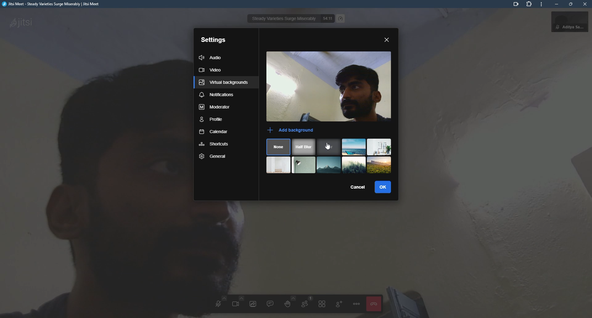 The width and height of the screenshot is (592, 318). Describe the element at coordinates (304, 147) in the screenshot. I see `half blur` at that location.